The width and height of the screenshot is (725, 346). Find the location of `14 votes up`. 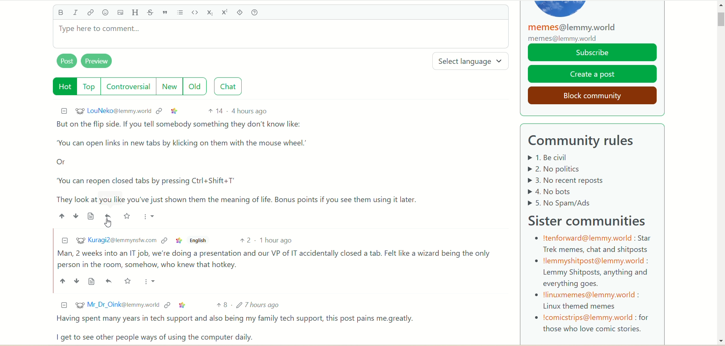

14 votes up is located at coordinates (215, 111).